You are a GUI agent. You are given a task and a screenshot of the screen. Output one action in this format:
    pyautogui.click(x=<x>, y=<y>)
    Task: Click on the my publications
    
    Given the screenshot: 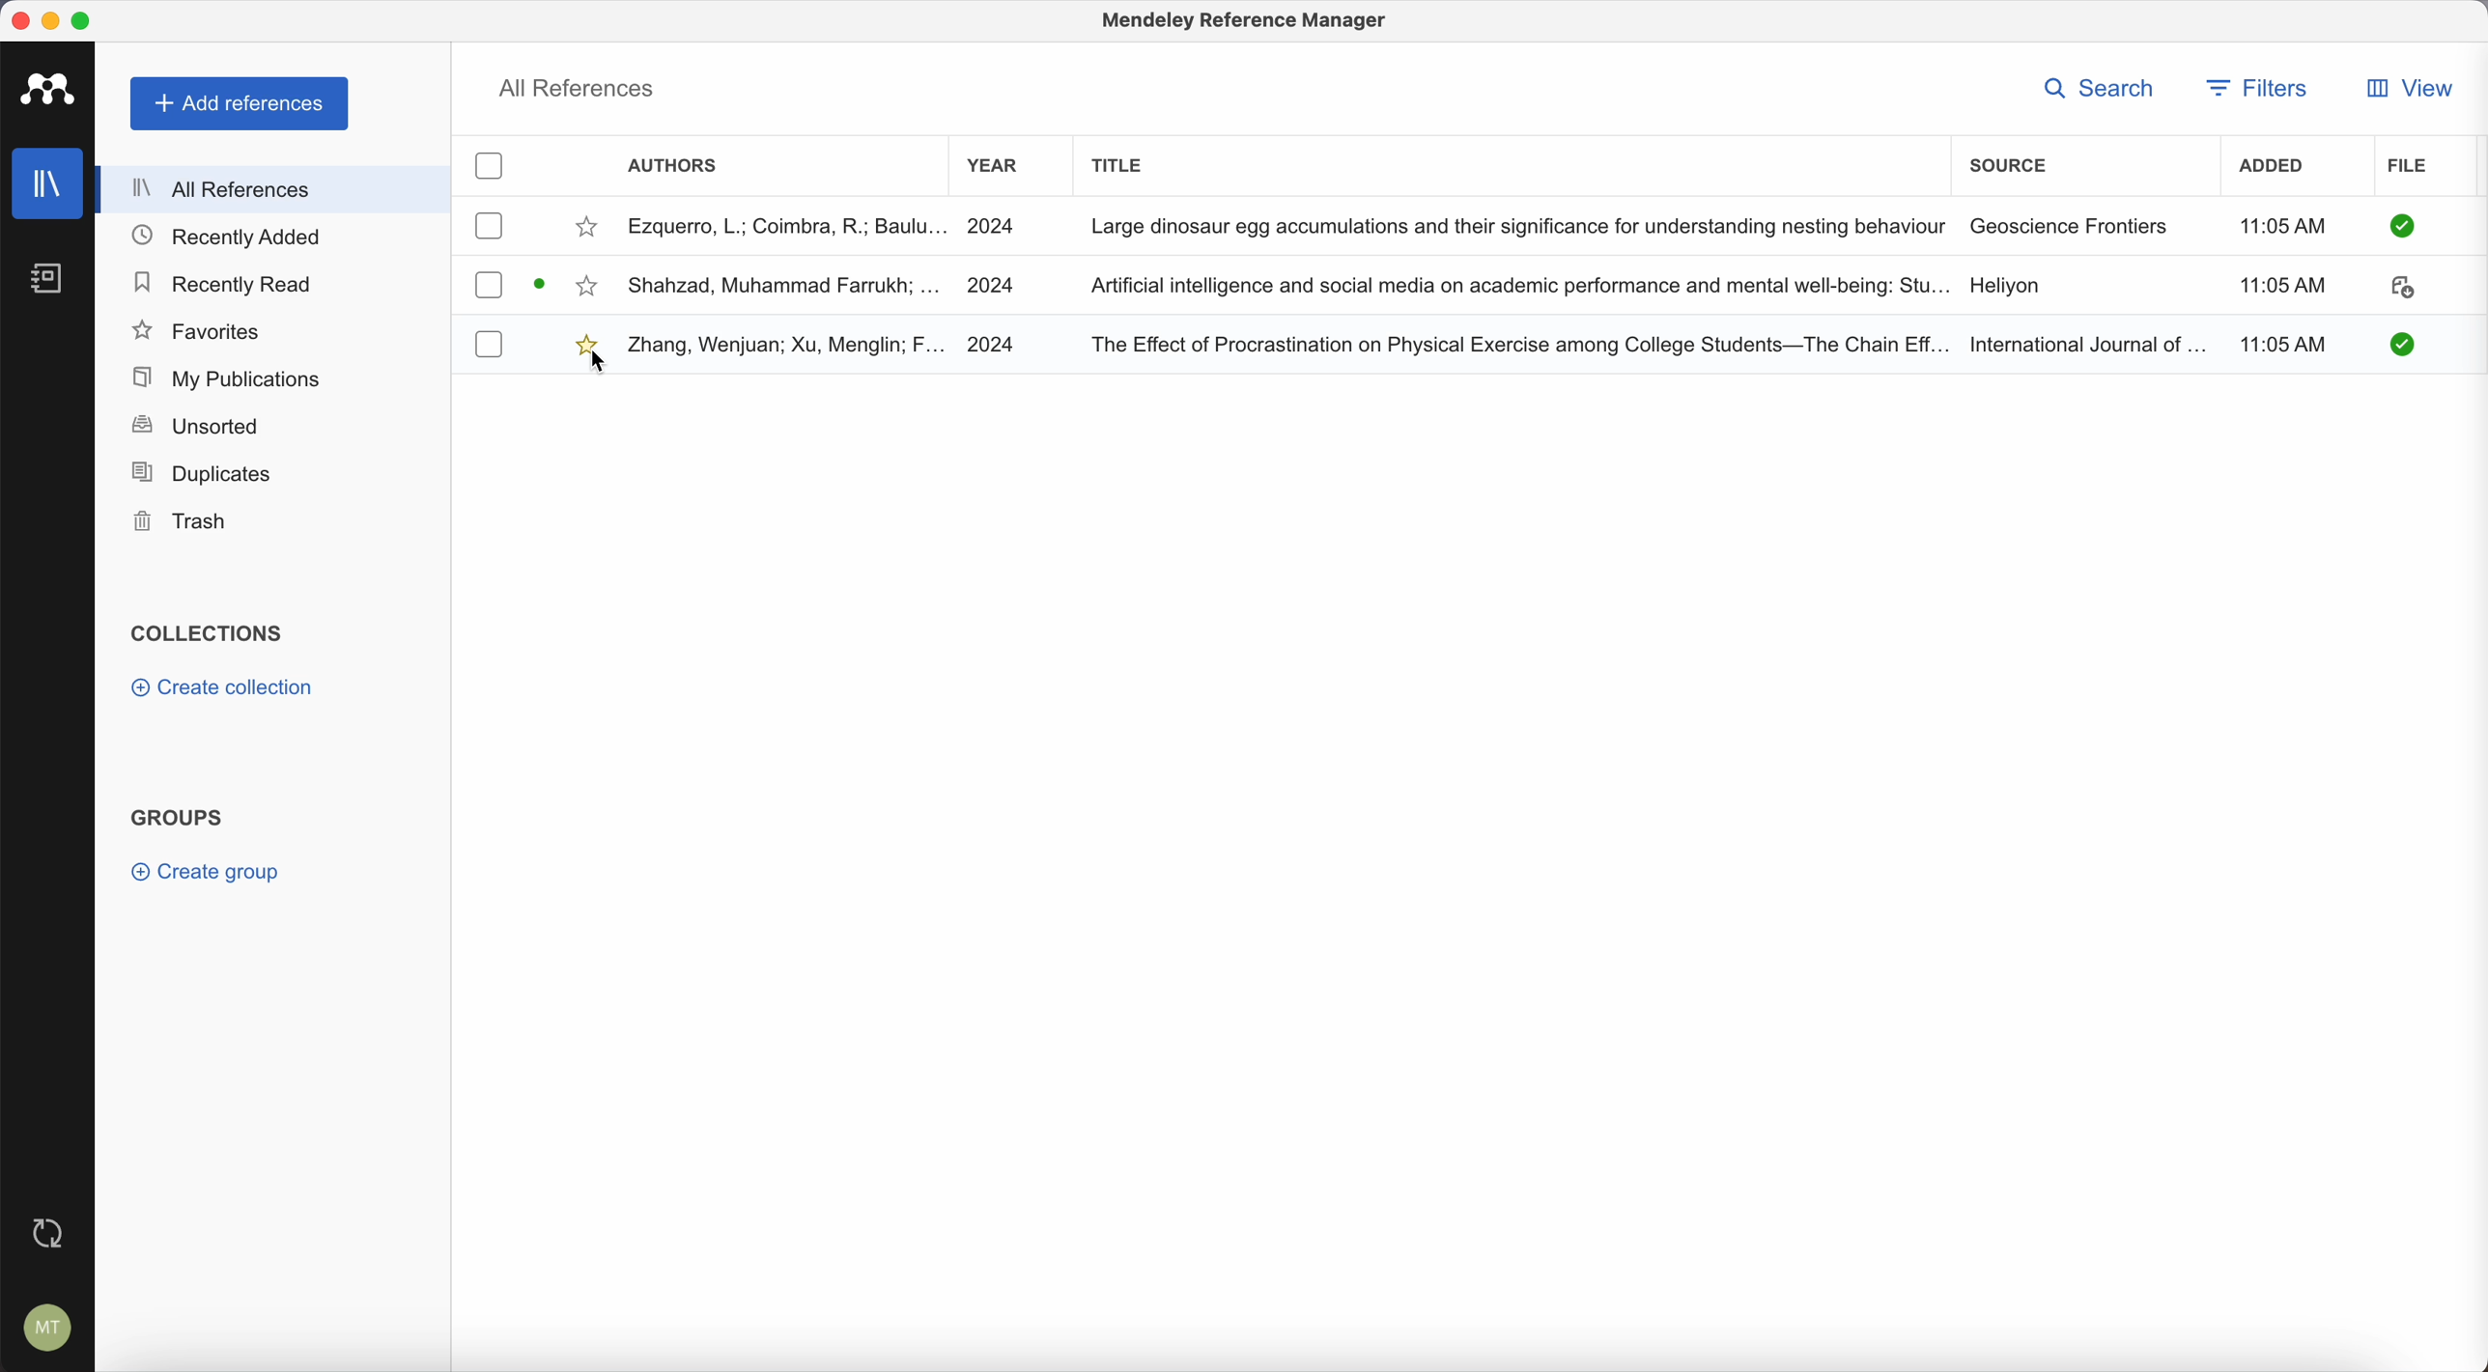 What is the action you would take?
    pyautogui.click(x=222, y=376)
    